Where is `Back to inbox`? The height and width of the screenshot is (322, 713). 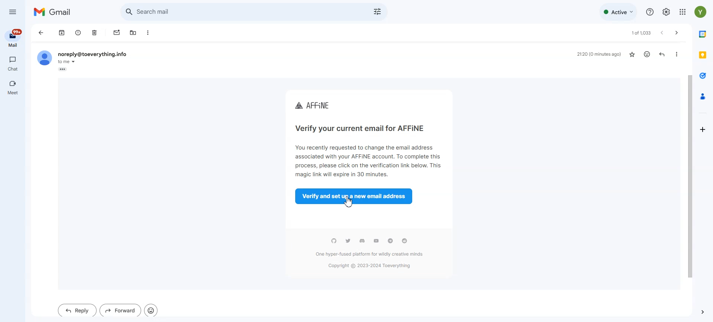
Back to inbox is located at coordinates (42, 33).